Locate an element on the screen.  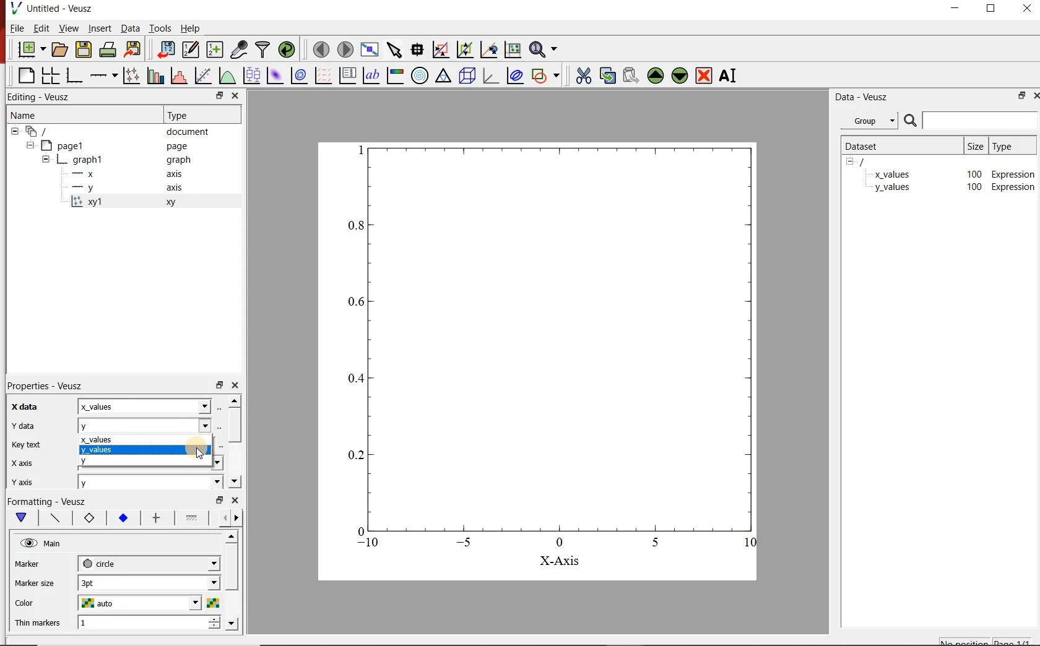
Color is located at coordinates (27, 604).